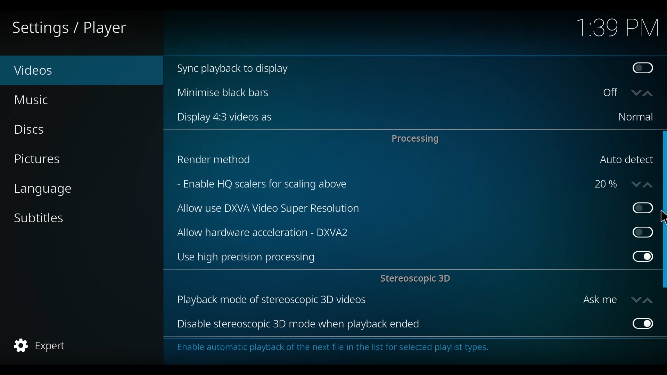 This screenshot has width=667, height=375. Describe the element at coordinates (399, 325) in the screenshot. I see `Disable stereoscopic 3D mode when playback ended` at that location.